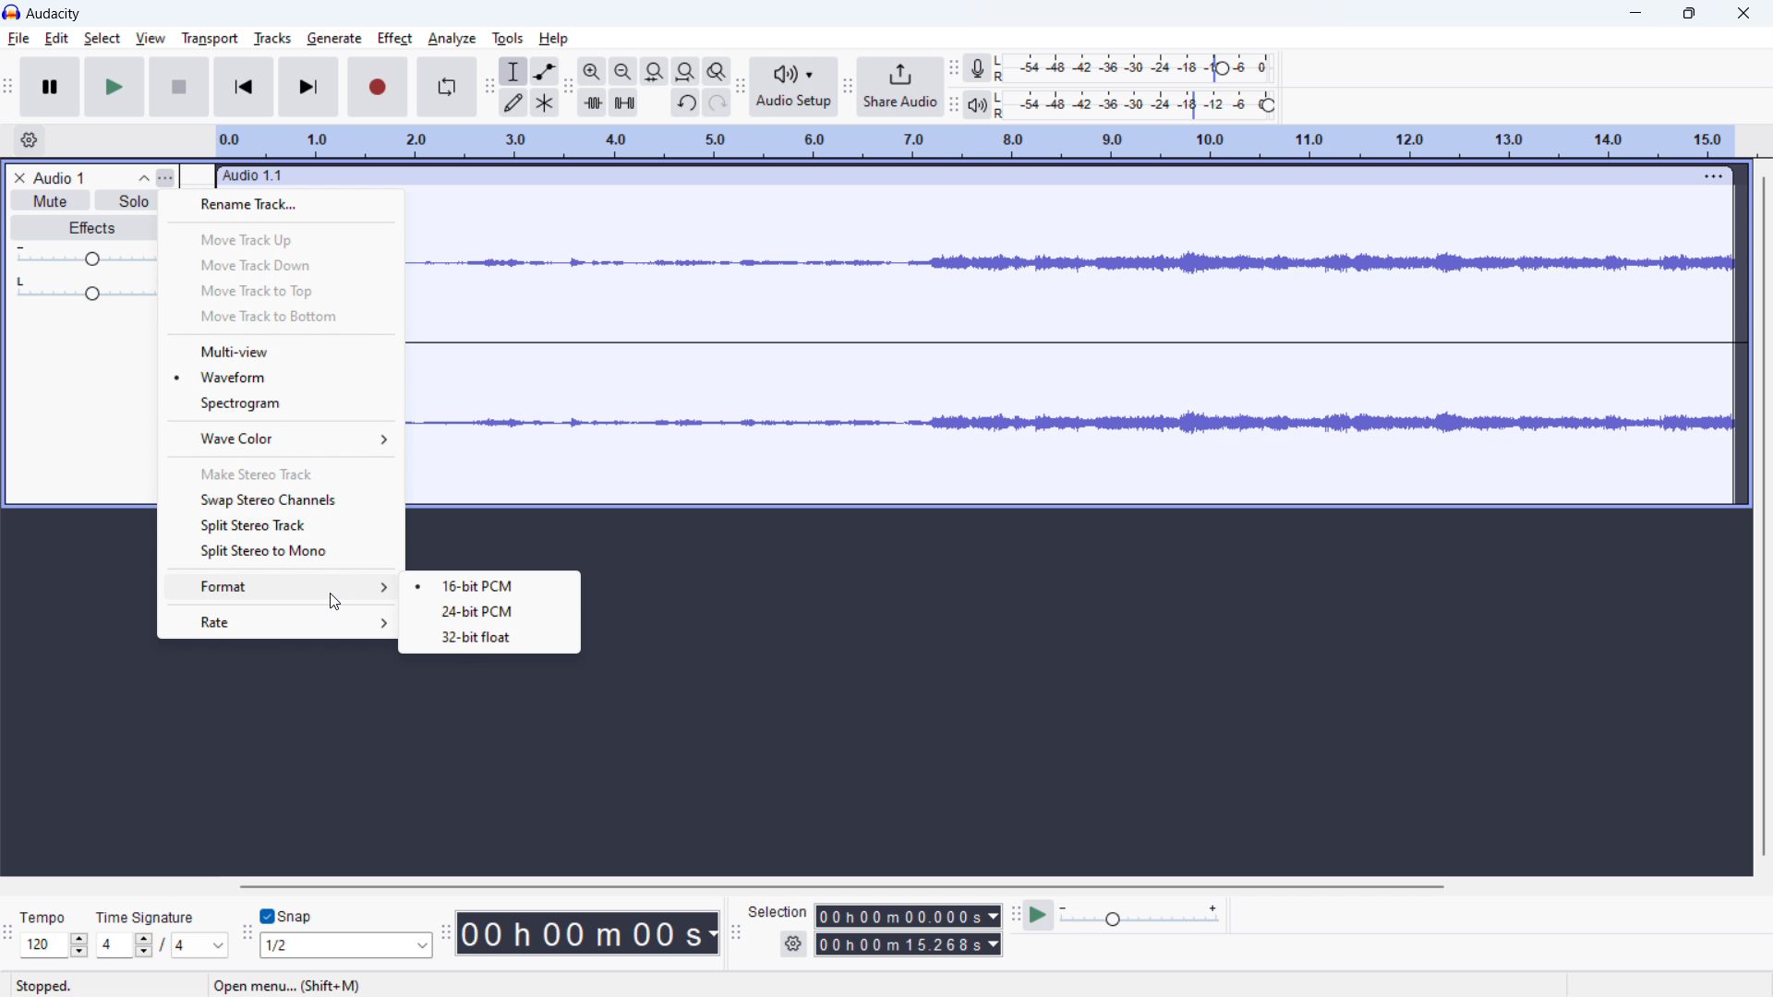  Describe the element at coordinates (246, 934) in the screenshot. I see `snapping toolbar` at that location.